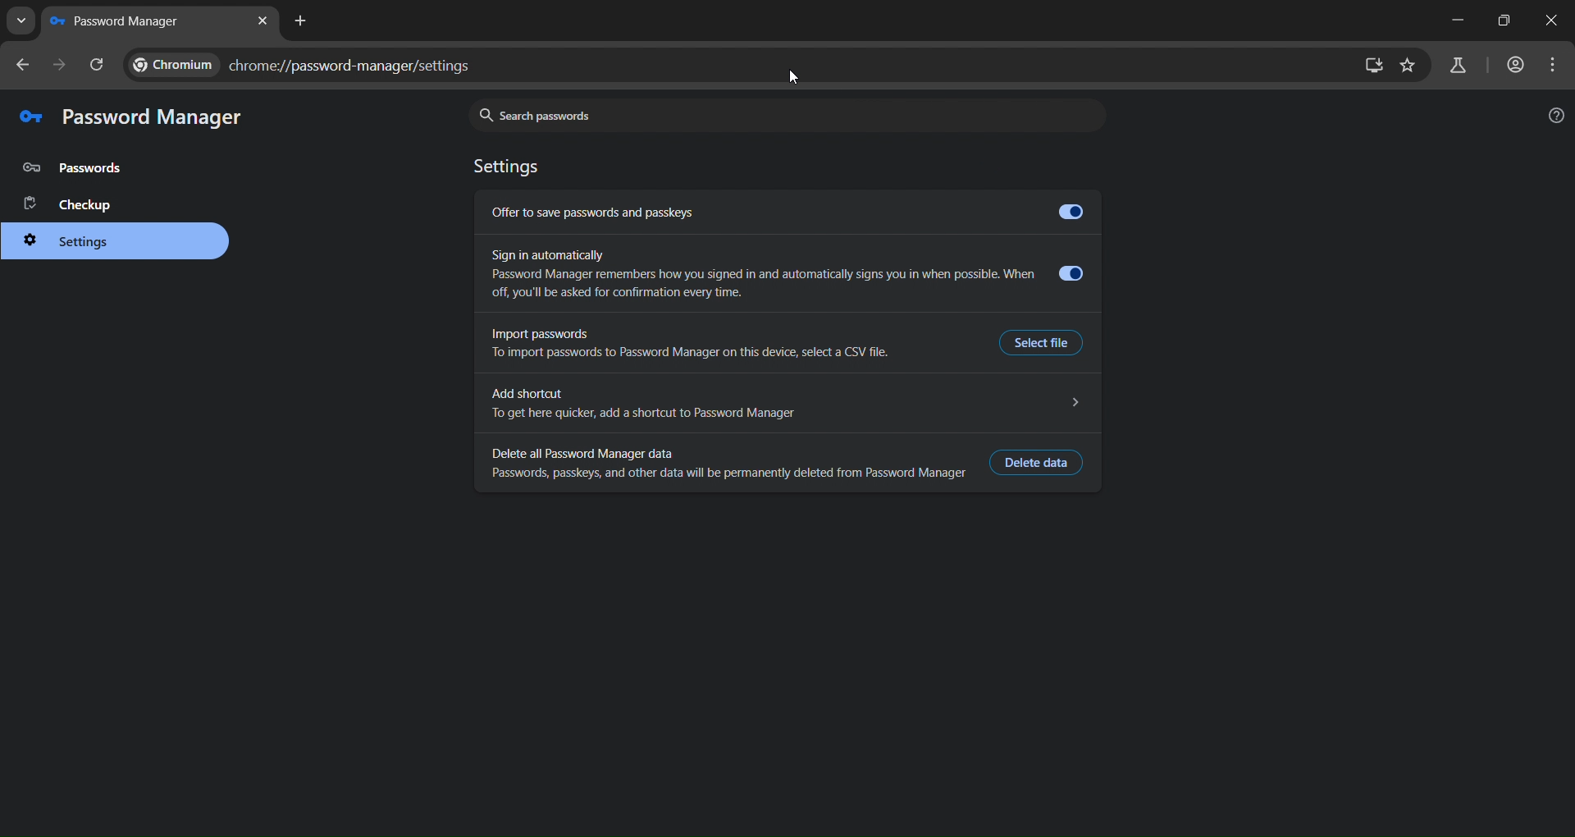  Describe the element at coordinates (106, 204) in the screenshot. I see `checkup` at that location.